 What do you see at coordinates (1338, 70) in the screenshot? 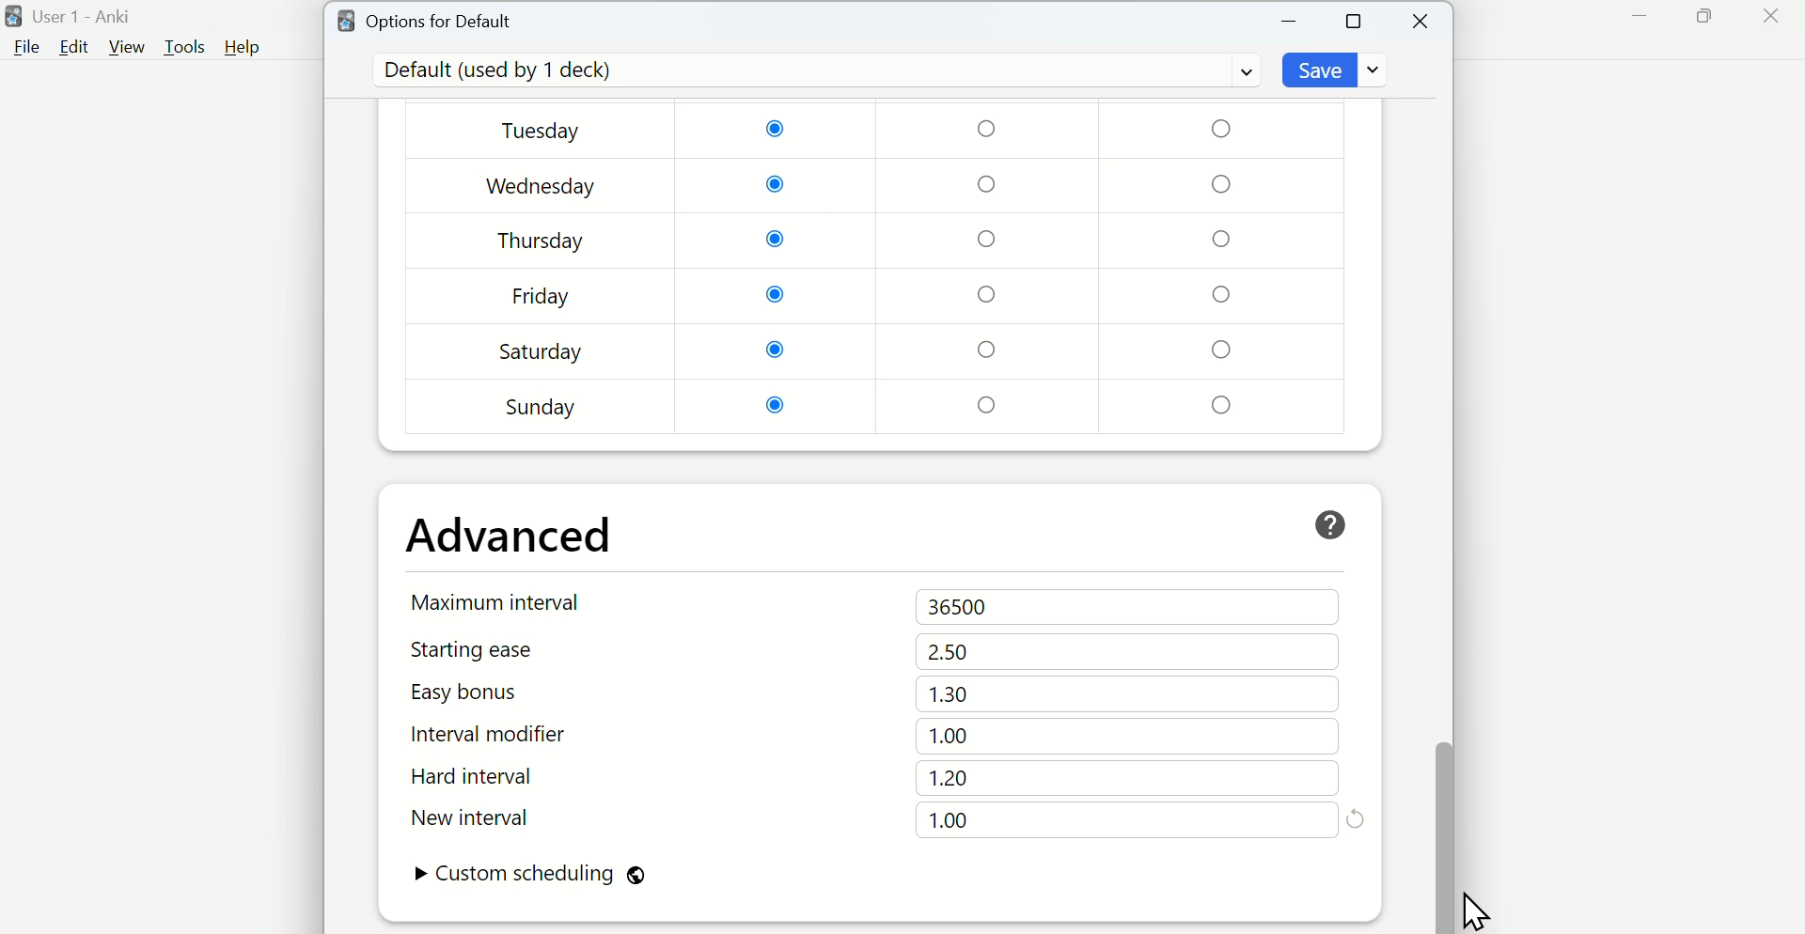
I see `Save` at bounding box center [1338, 70].